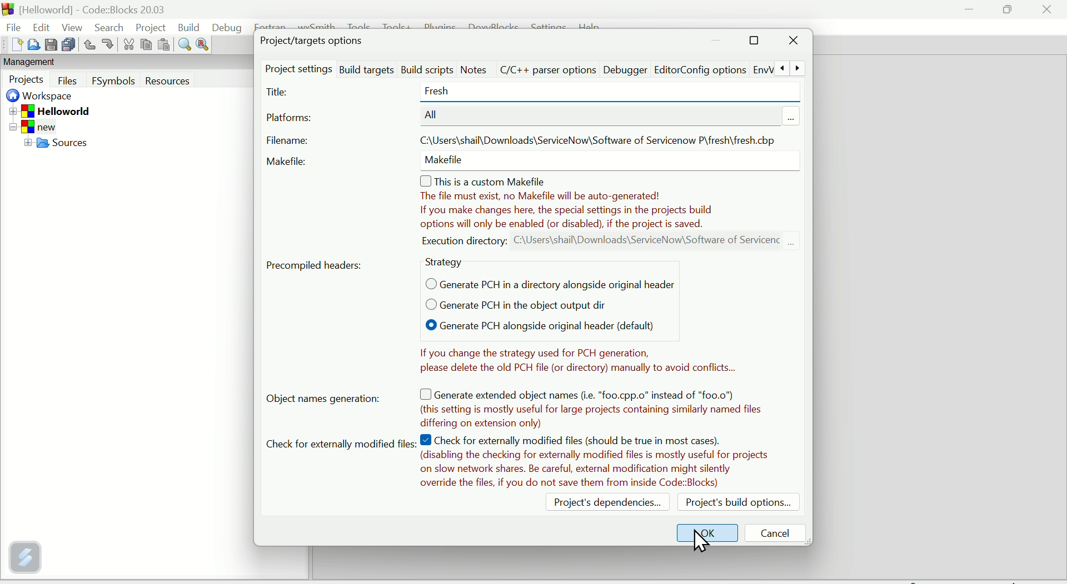 The height and width of the screenshot is (584, 1067). What do you see at coordinates (145, 44) in the screenshot?
I see `Copy` at bounding box center [145, 44].